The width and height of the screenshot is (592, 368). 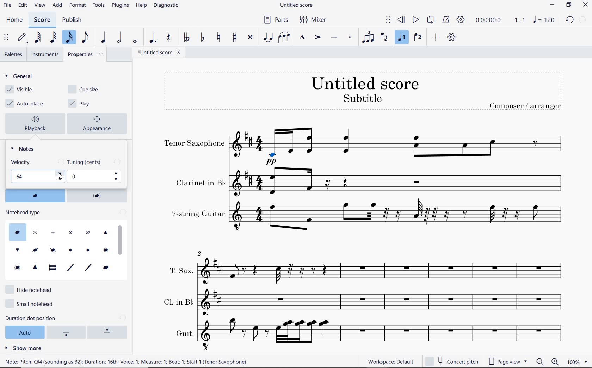 I want to click on WORKSPACE: DEFAULT, so click(x=390, y=362).